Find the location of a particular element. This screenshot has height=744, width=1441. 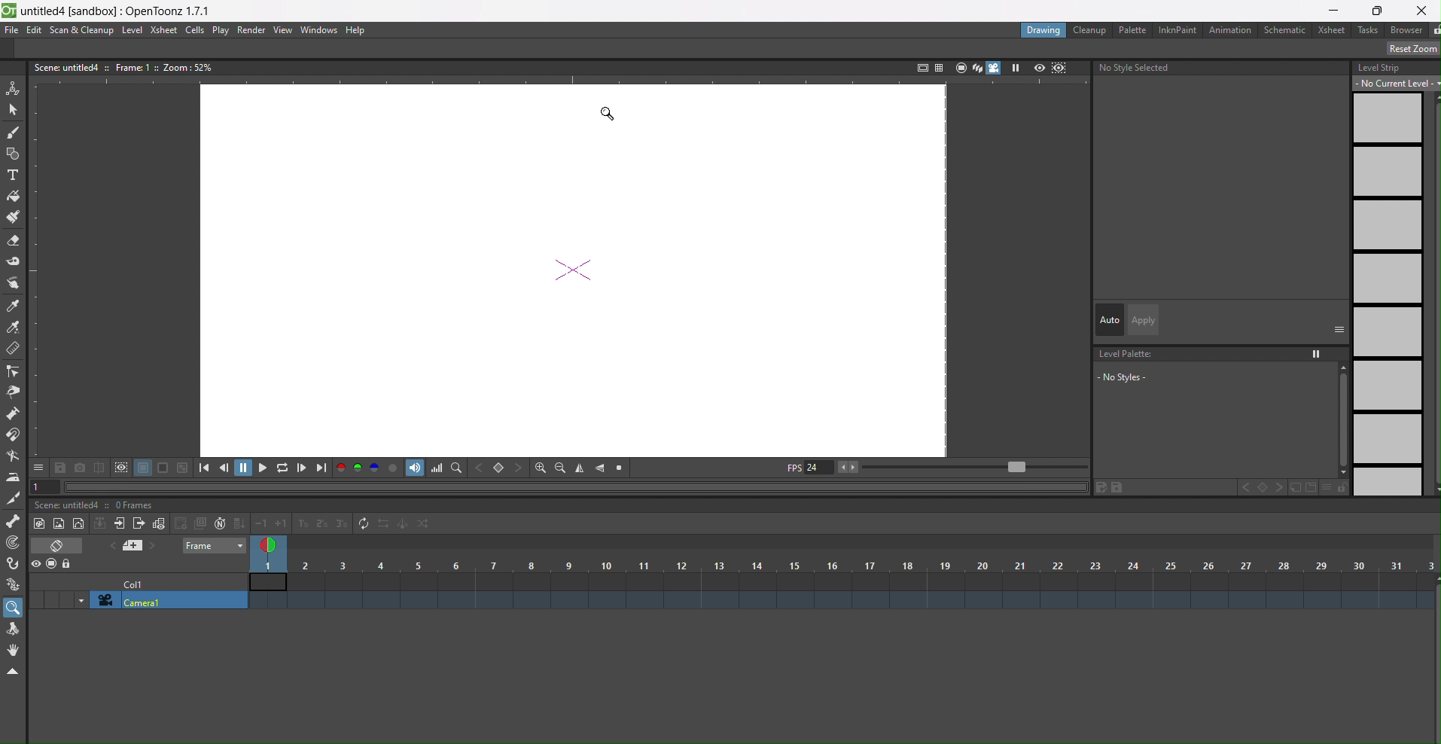

auto is located at coordinates (1109, 319).